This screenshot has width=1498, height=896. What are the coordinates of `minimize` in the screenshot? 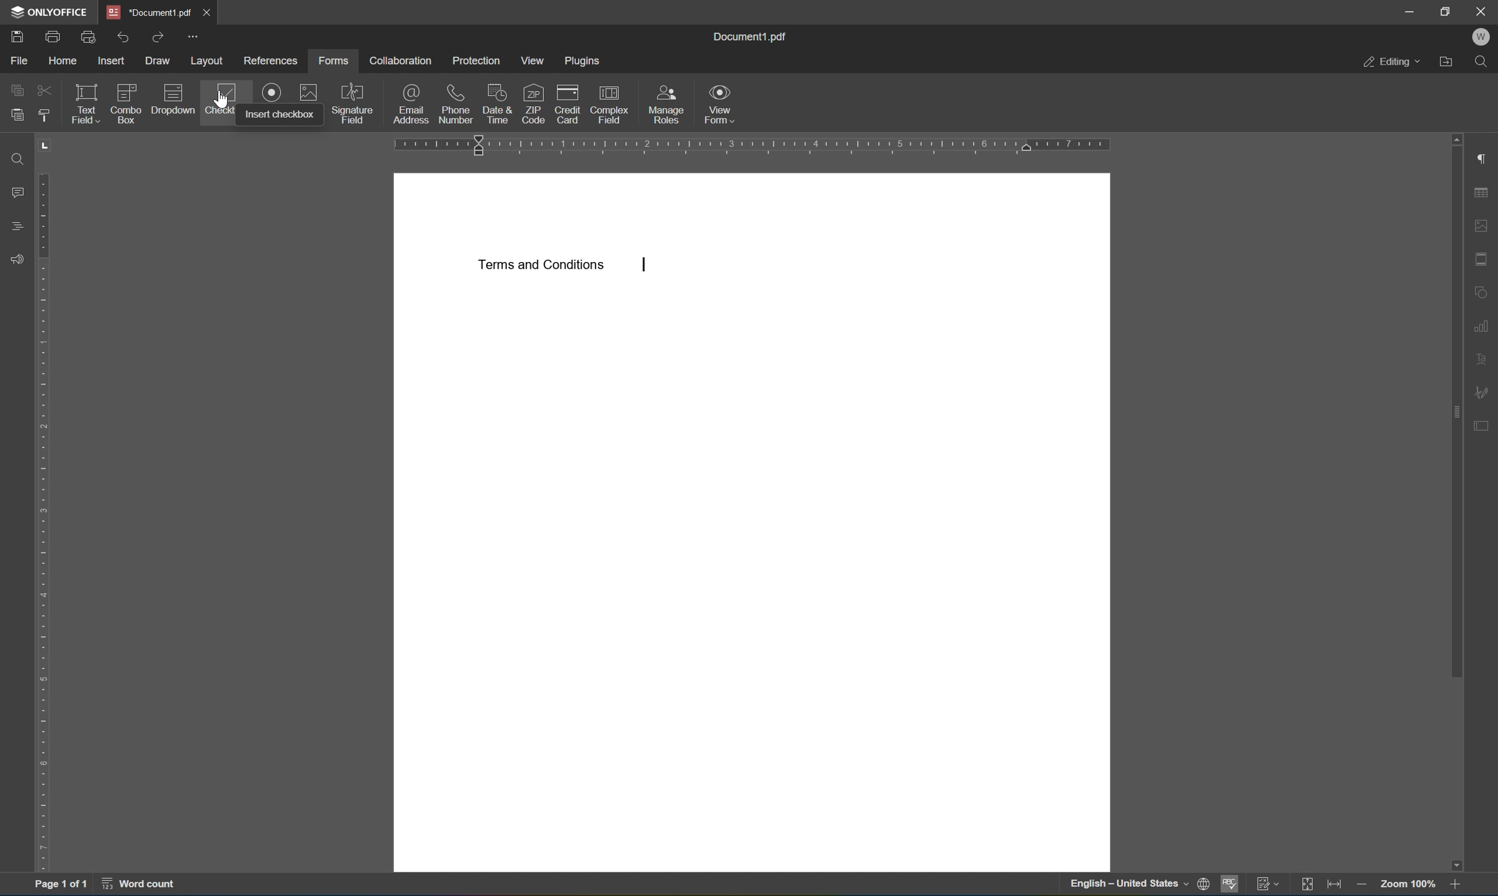 It's located at (1406, 9).